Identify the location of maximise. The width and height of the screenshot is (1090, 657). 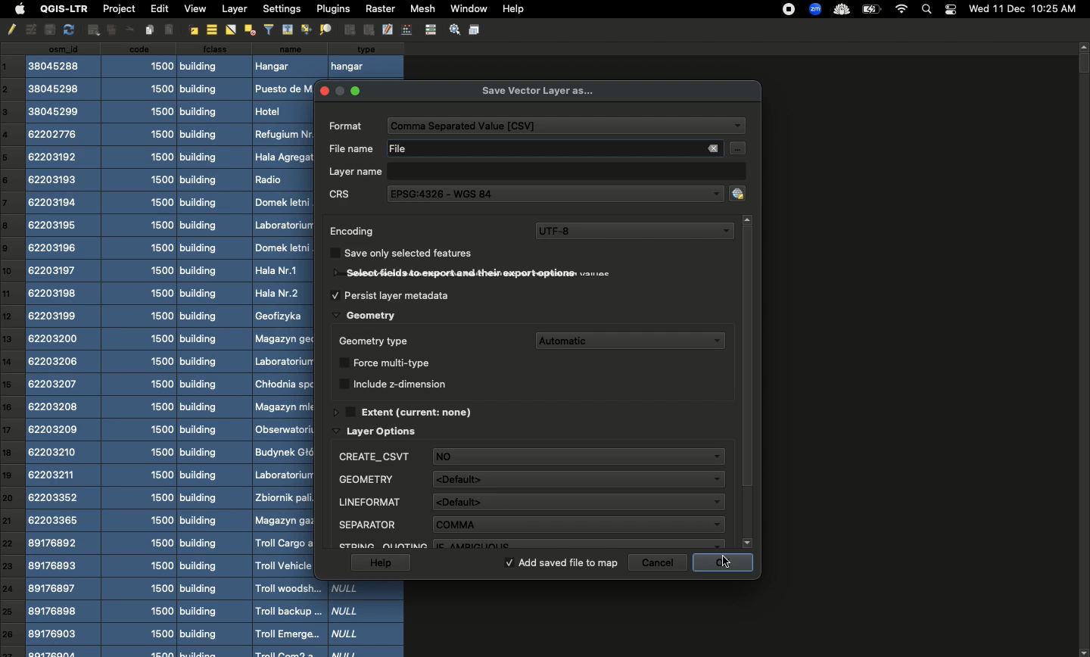
(357, 90).